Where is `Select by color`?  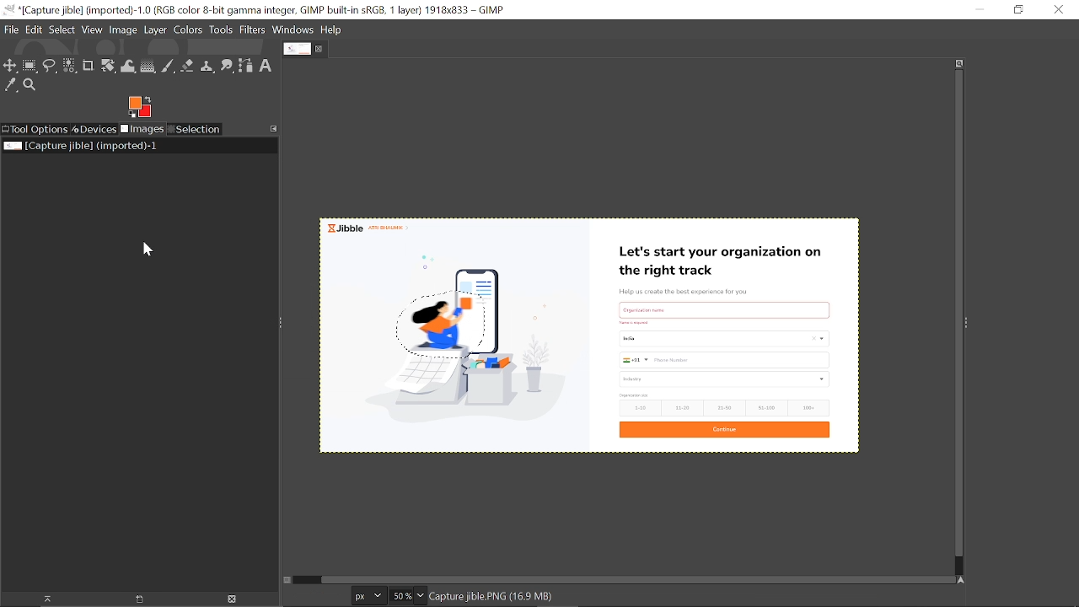
Select by color is located at coordinates (69, 67).